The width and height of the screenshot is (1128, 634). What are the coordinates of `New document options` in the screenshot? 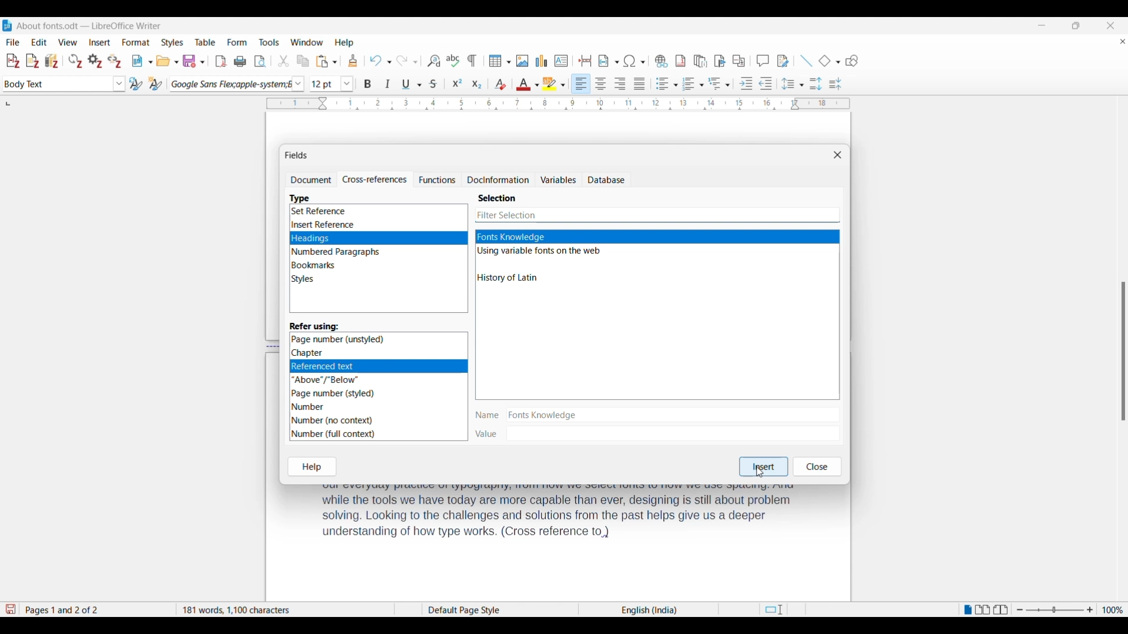 It's located at (142, 61).